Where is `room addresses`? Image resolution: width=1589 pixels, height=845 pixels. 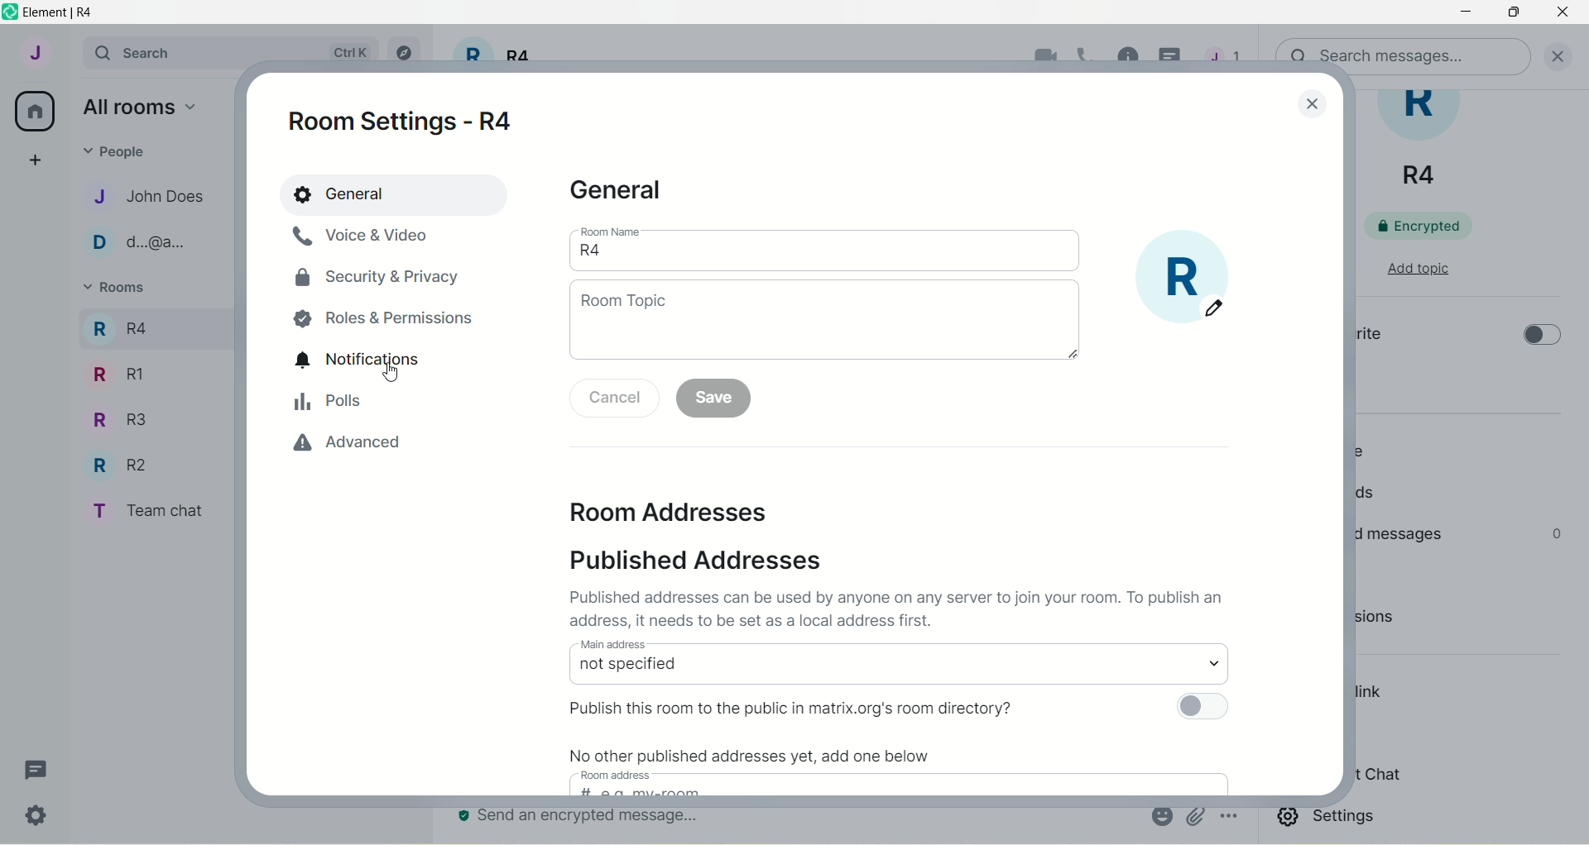 room addresses is located at coordinates (674, 513).